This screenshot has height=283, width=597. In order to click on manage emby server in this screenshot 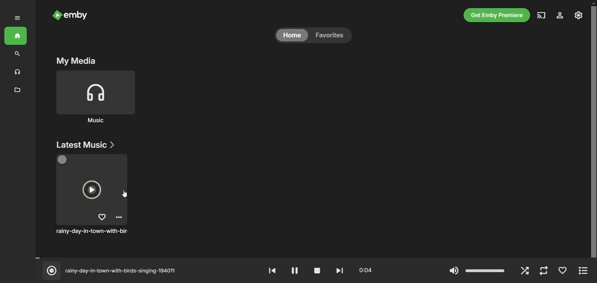, I will do `click(579, 16)`.